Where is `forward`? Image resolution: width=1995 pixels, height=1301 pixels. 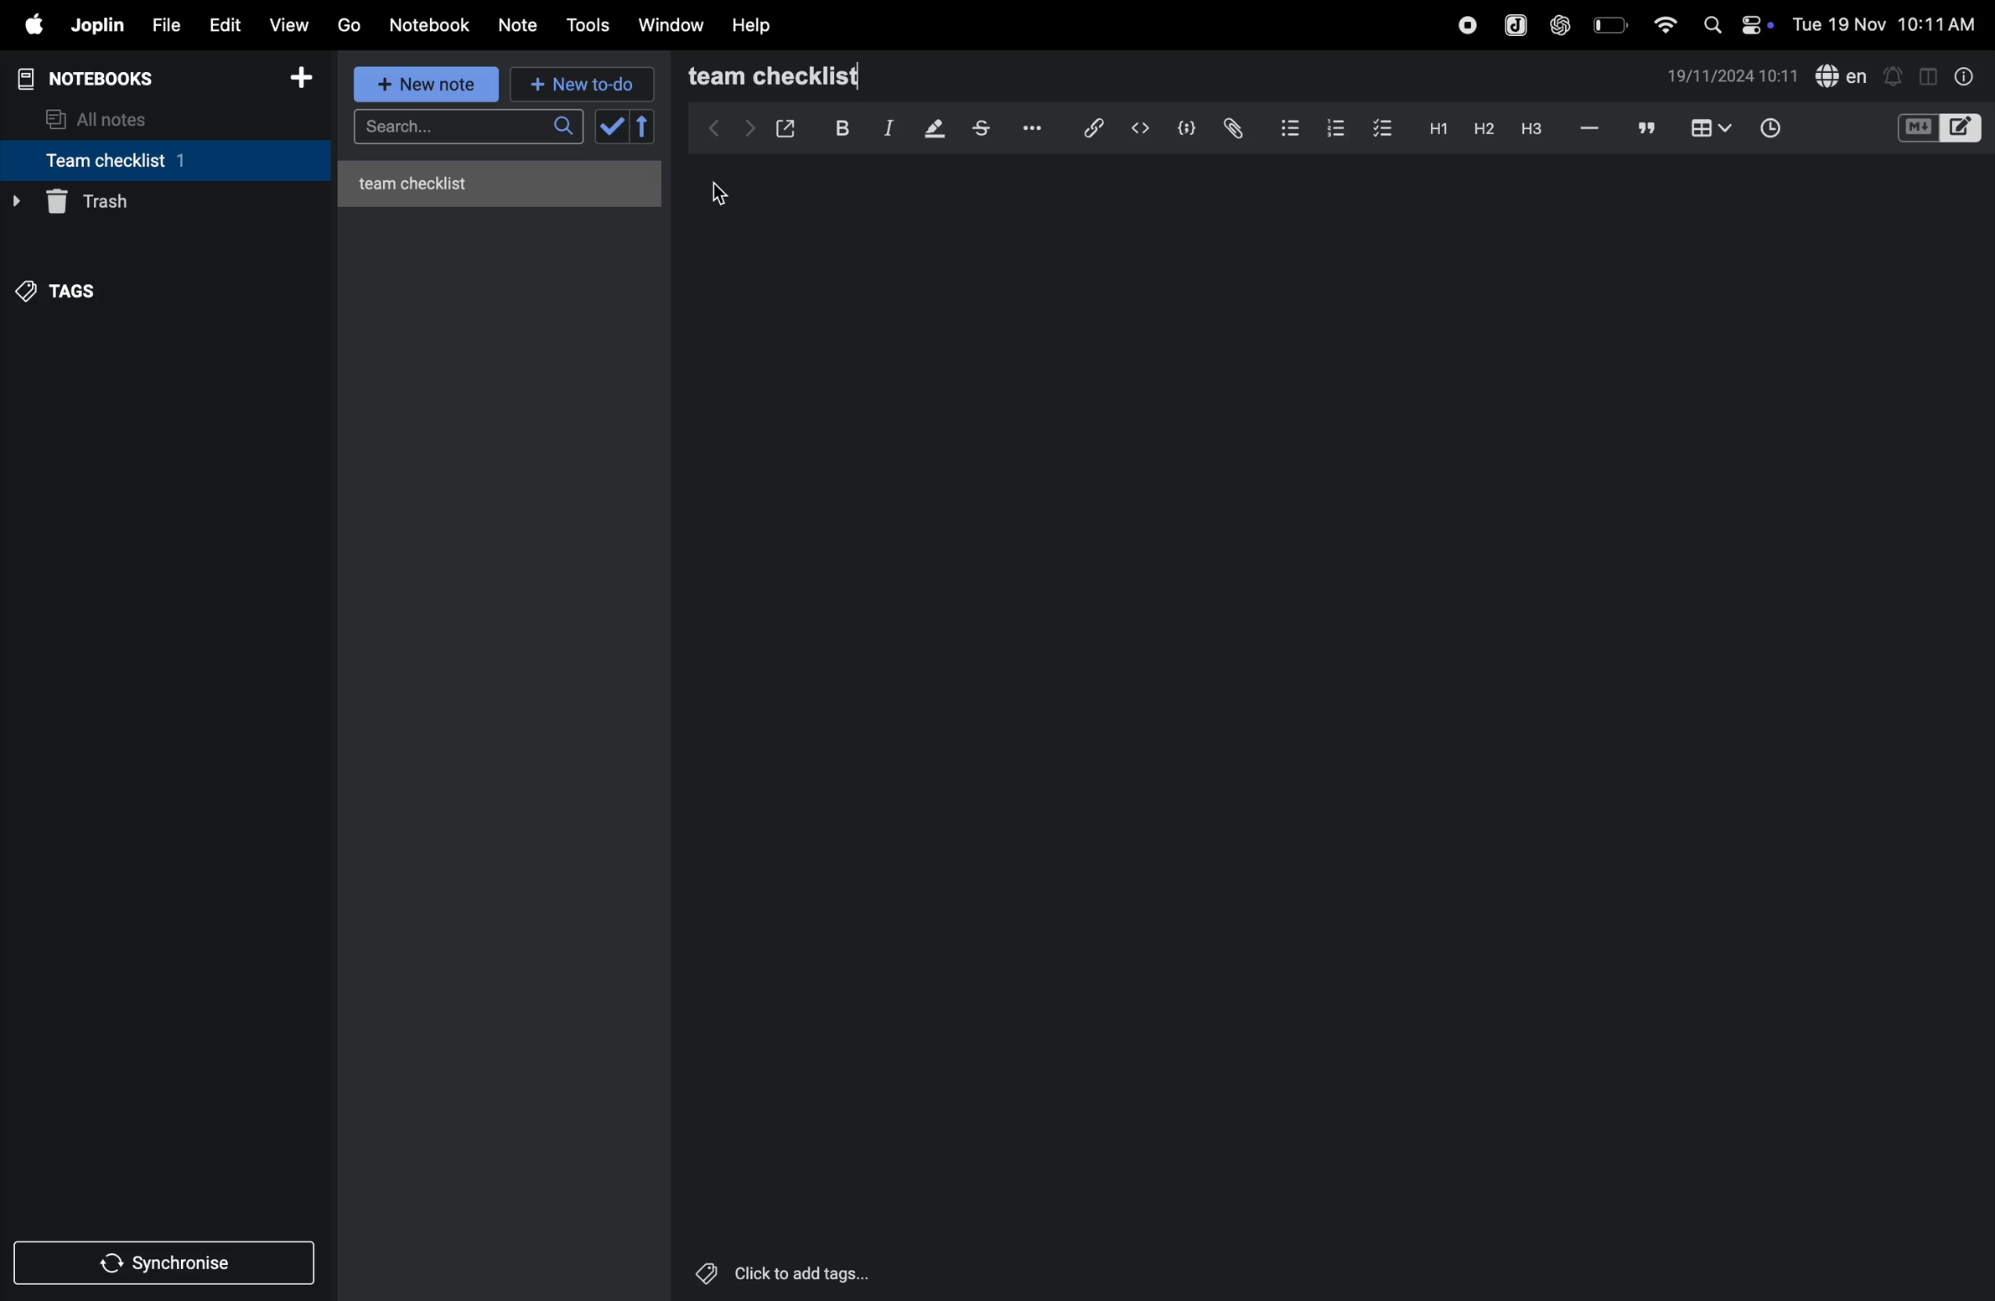 forward is located at coordinates (745, 127).